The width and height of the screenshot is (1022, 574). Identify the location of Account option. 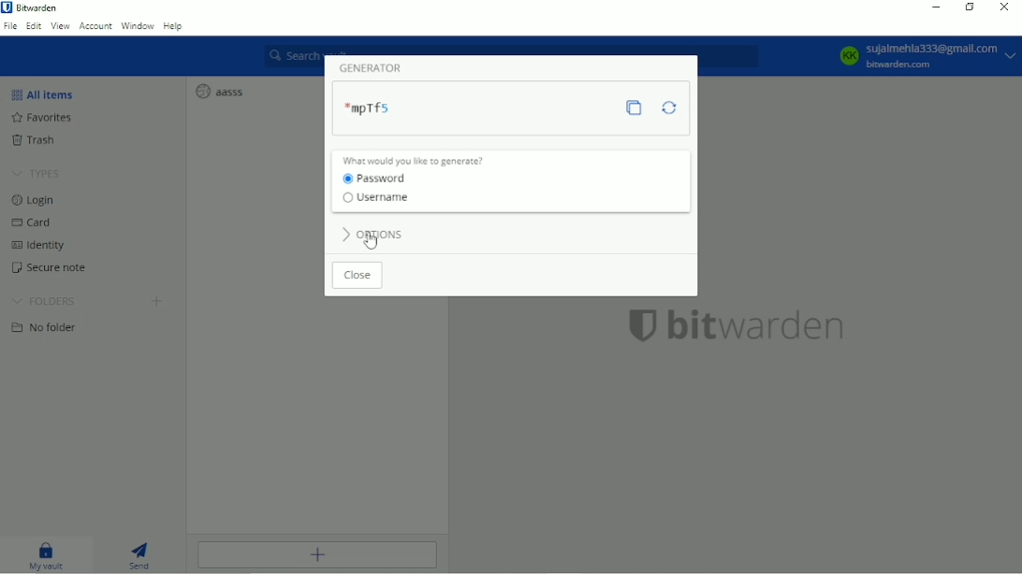
(925, 56).